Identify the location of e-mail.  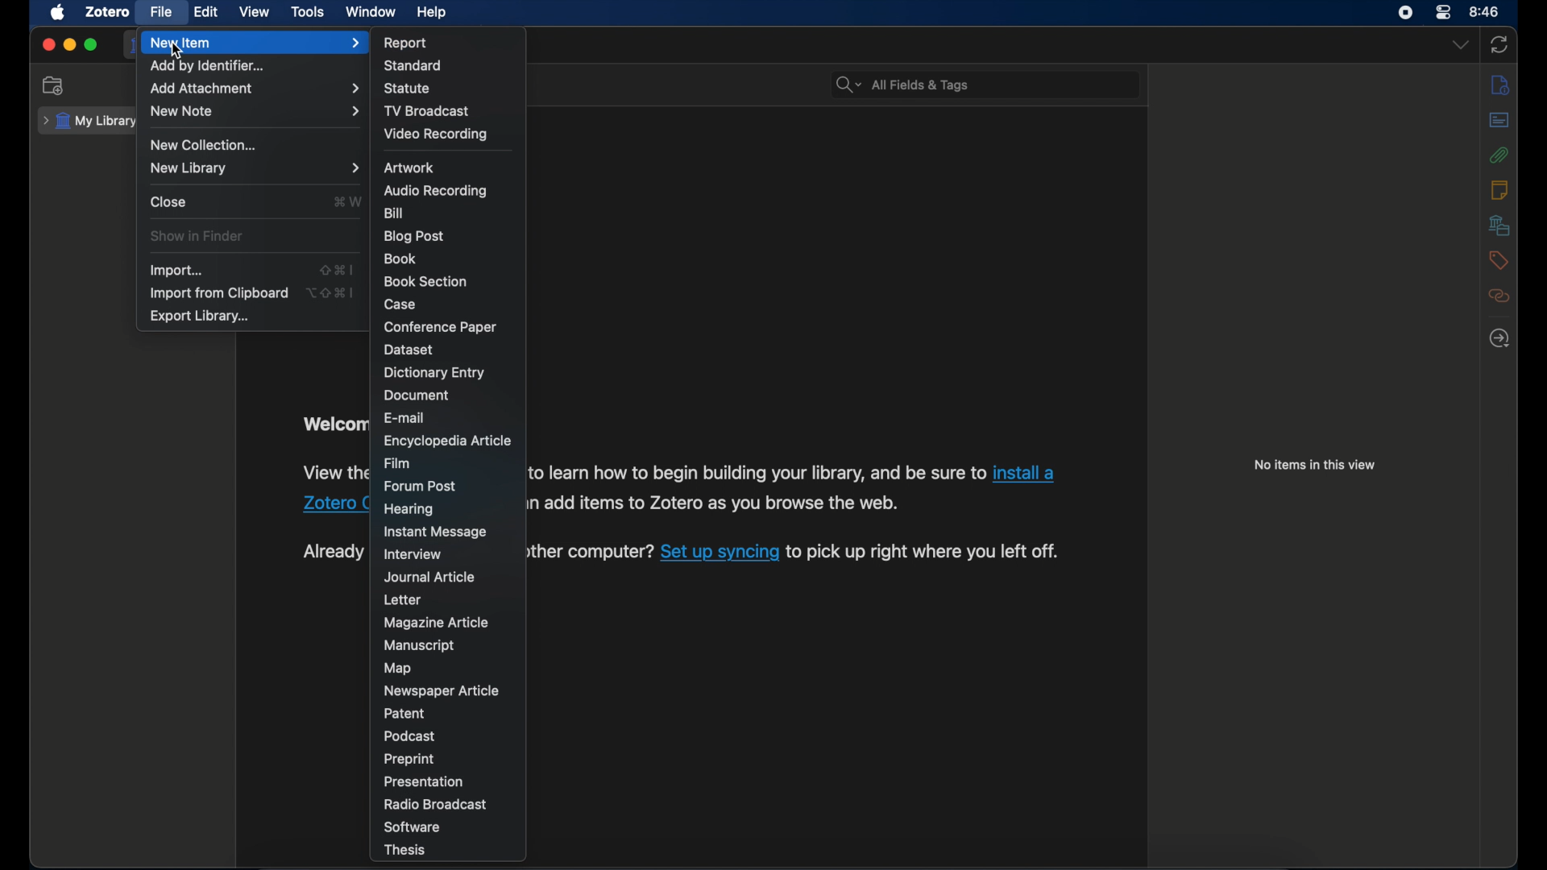
(405, 418).